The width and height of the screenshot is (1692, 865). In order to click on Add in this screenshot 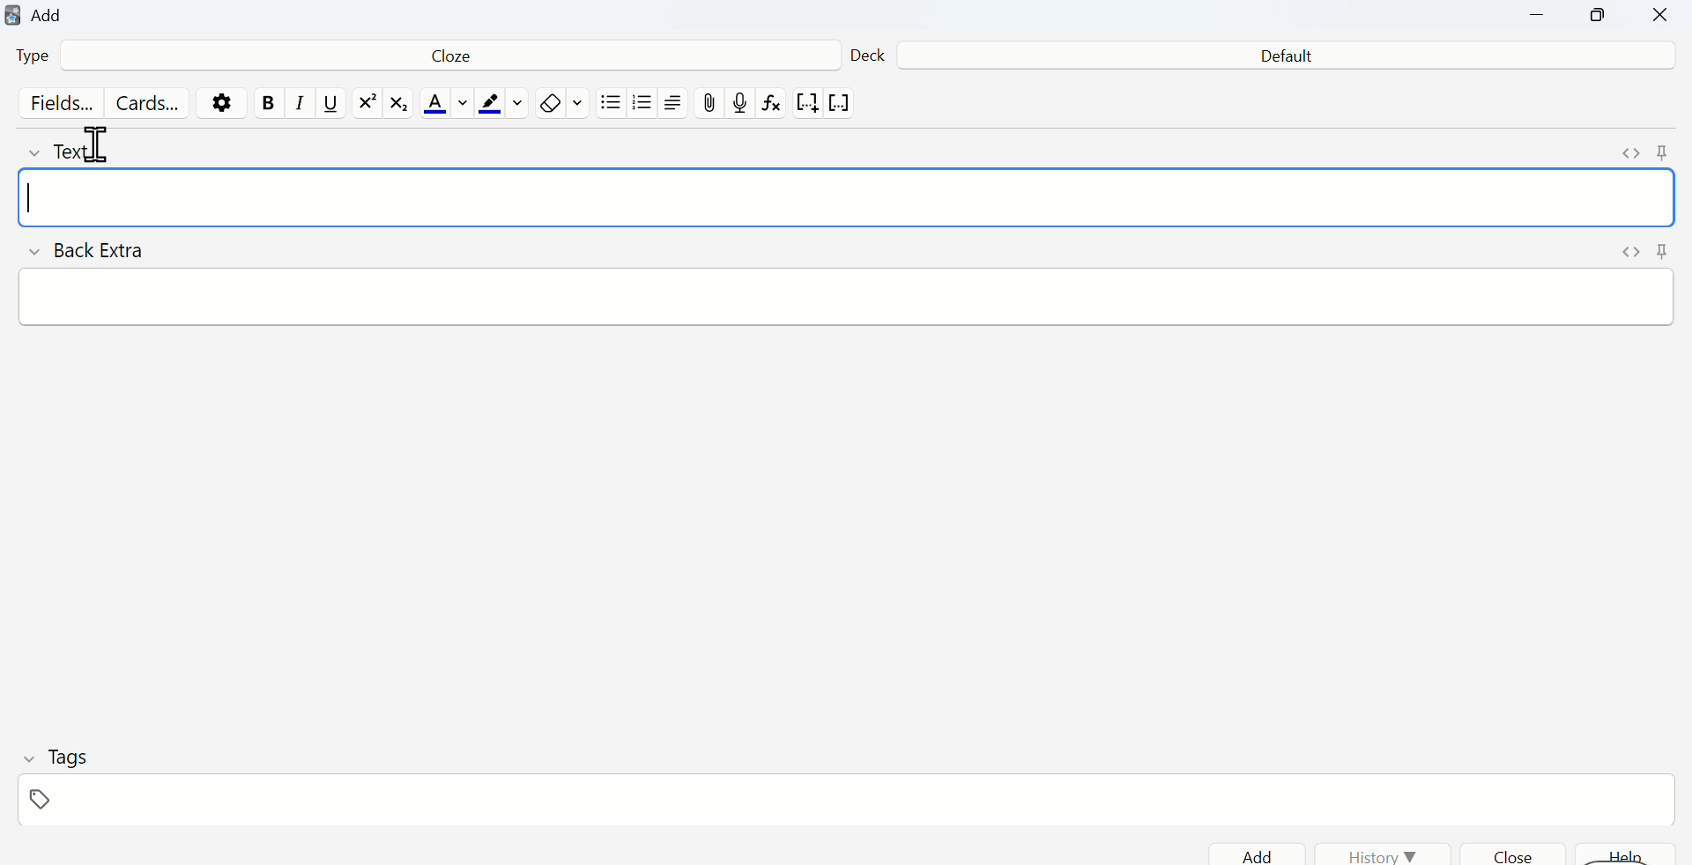, I will do `click(1265, 854)`.